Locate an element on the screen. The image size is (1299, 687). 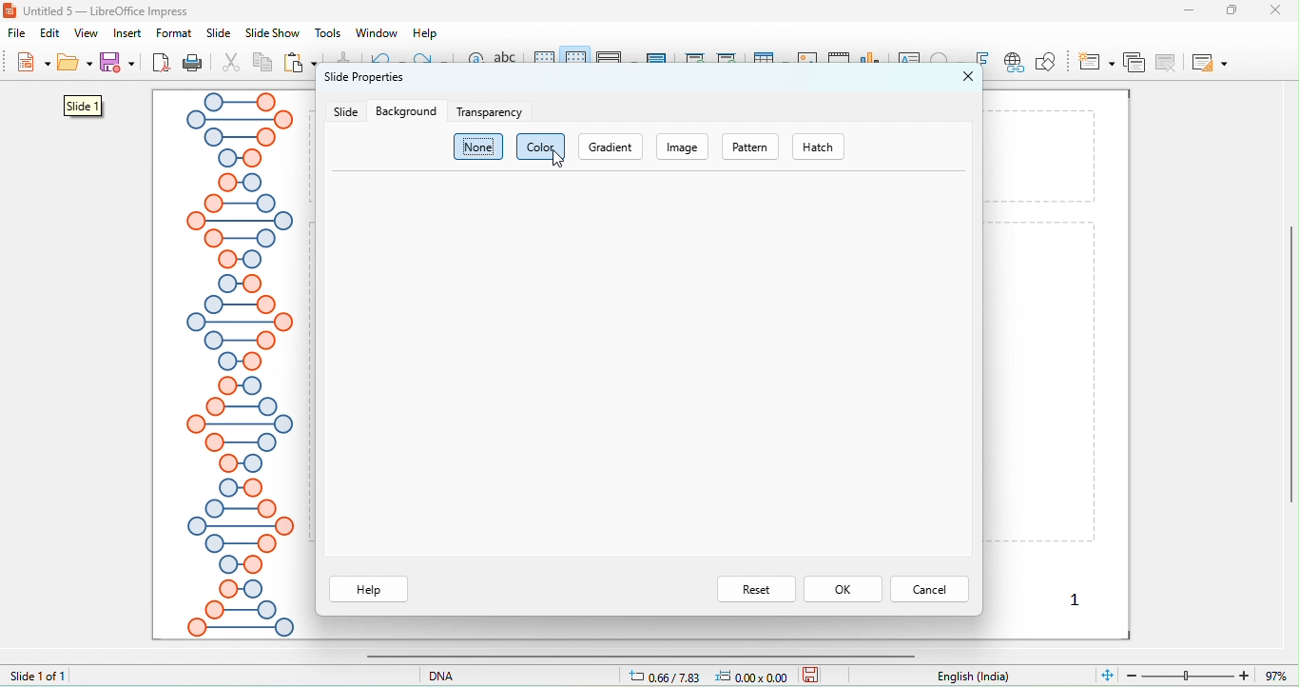
slide is located at coordinates (86, 107).